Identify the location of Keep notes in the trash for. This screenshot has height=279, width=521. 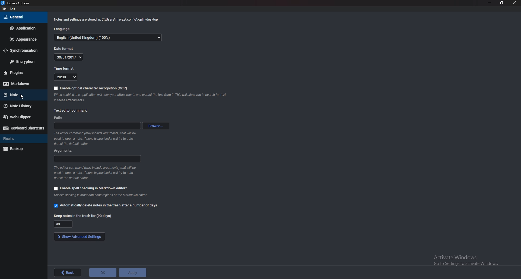
(65, 224).